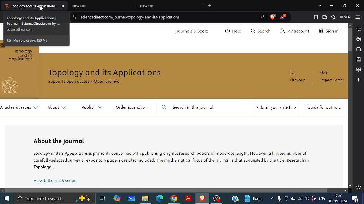  Describe the element at coordinates (350, 186) in the screenshot. I see `Move down` at that location.